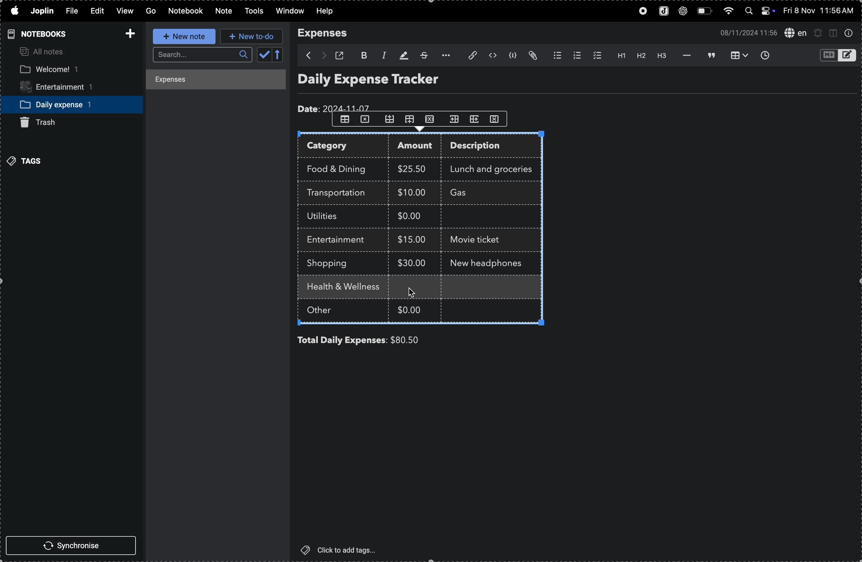  What do you see at coordinates (595, 55) in the screenshot?
I see `checklist` at bounding box center [595, 55].